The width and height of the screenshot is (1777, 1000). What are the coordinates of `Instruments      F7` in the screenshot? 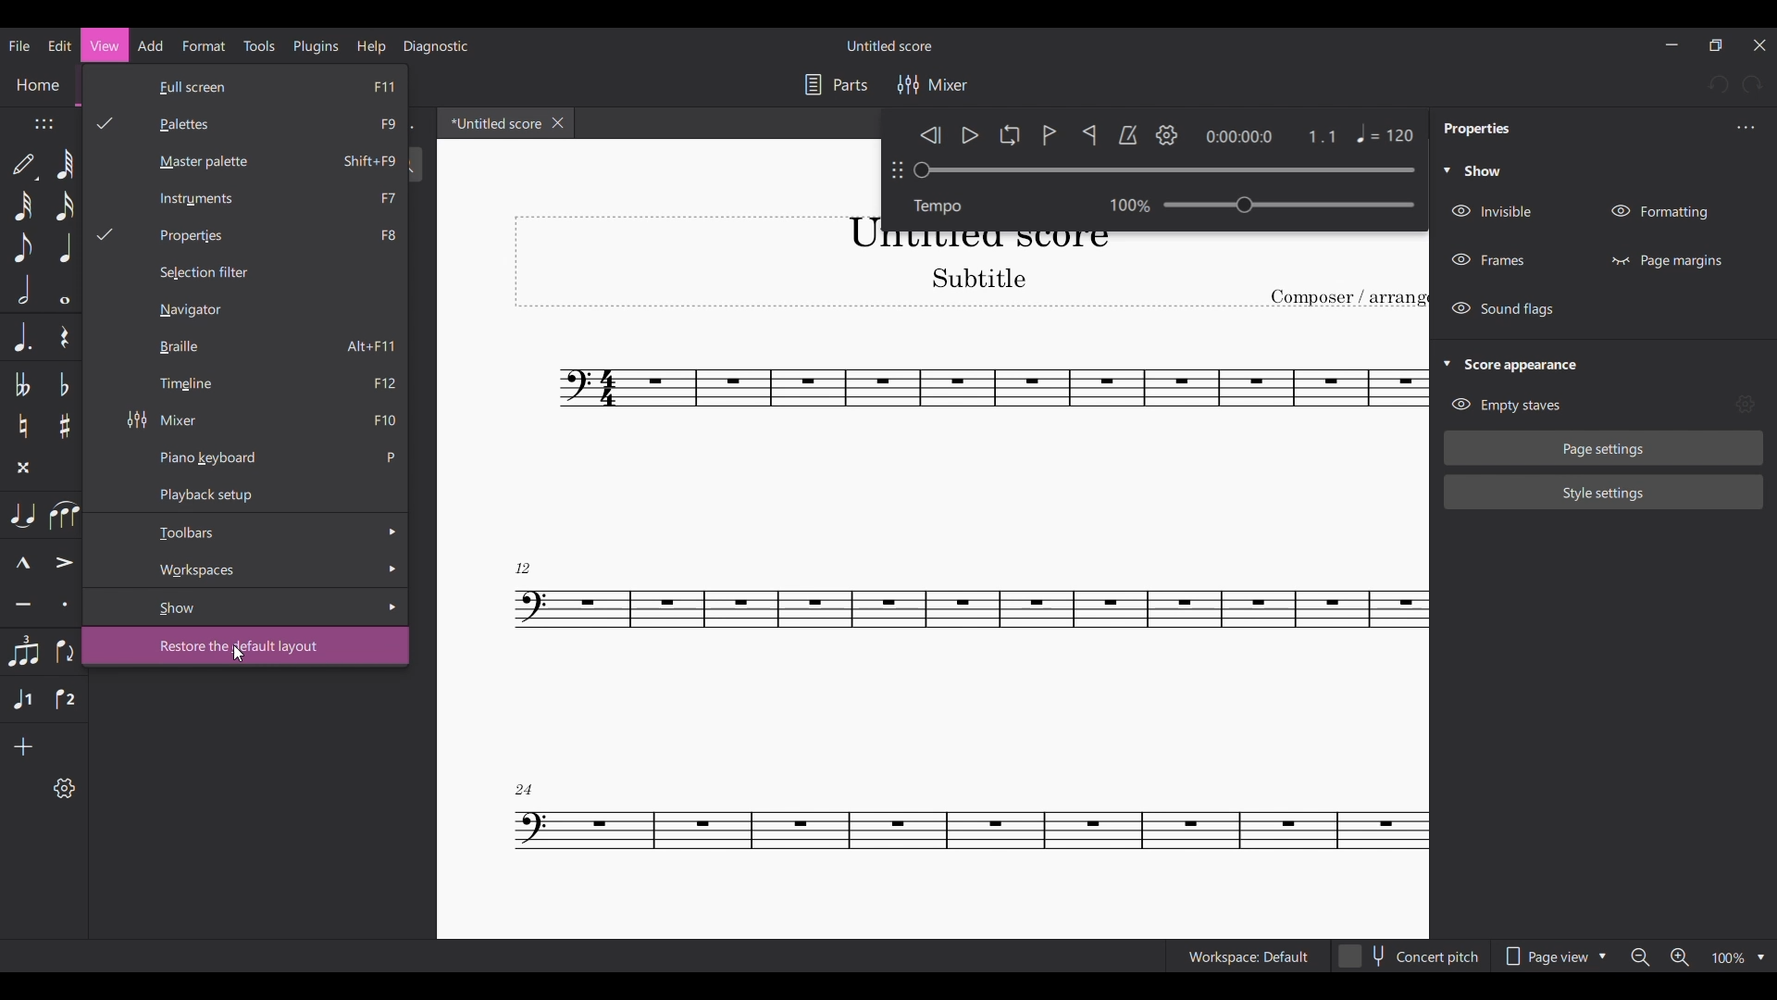 It's located at (267, 199).